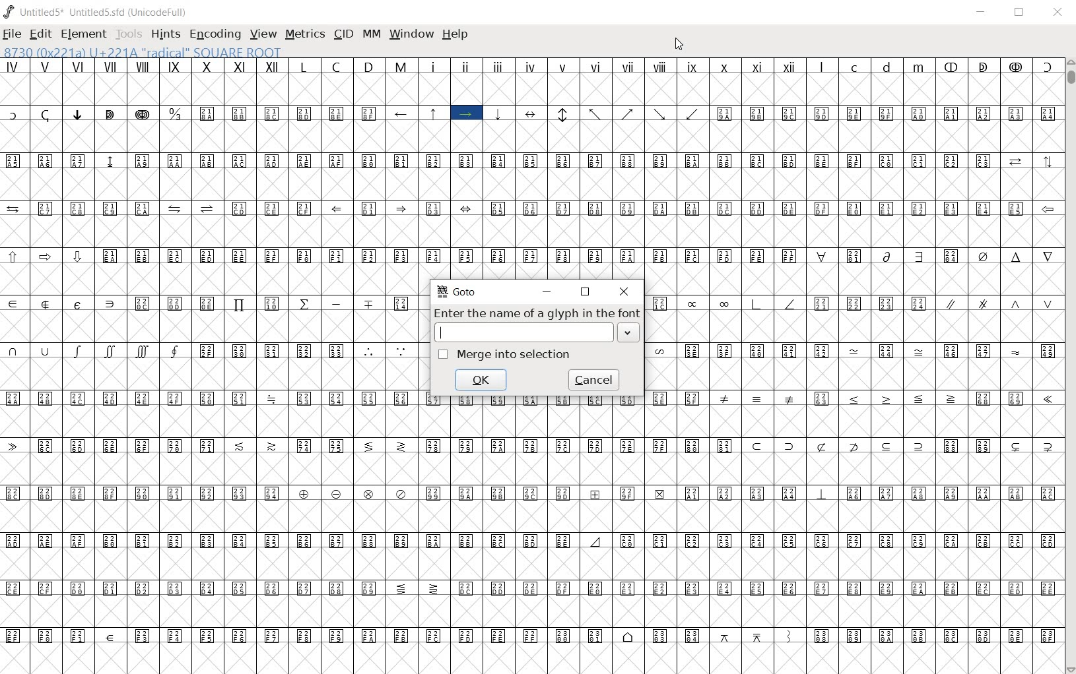 This screenshot has height=674, width=1076. What do you see at coordinates (481, 379) in the screenshot?
I see `OK` at bounding box center [481, 379].